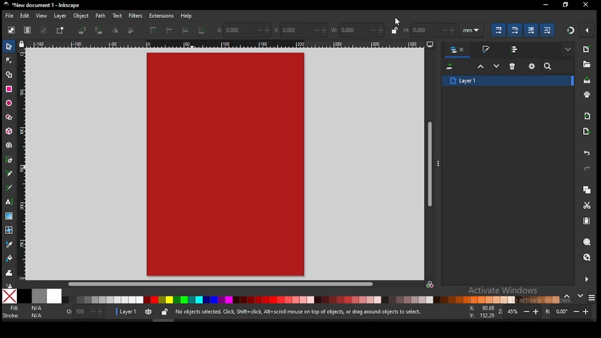 The image size is (601, 338). I want to click on lower selection one step, so click(496, 66).